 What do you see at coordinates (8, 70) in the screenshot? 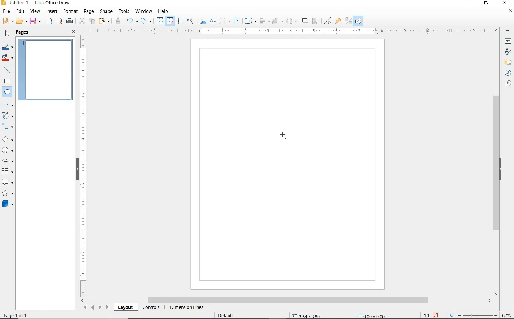
I see `INSERT LINE` at bounding box center [8, 70].